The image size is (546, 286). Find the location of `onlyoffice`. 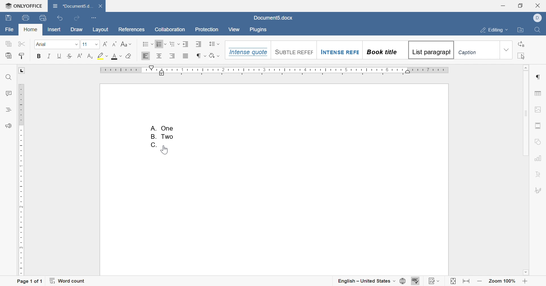

onlyoffice is located at coordinates (24, 6).